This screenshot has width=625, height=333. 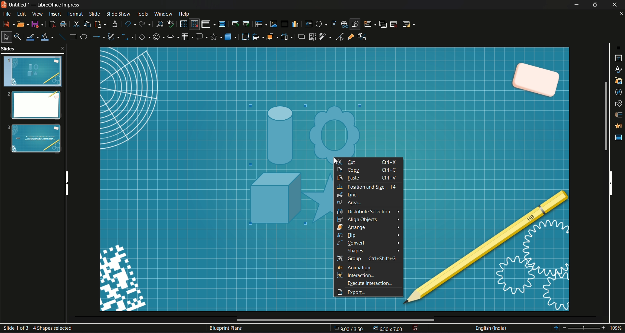 What do you see at coordinates (183, 23) in the screenshot?
I see `display grid` at bounding box center [183, 23].